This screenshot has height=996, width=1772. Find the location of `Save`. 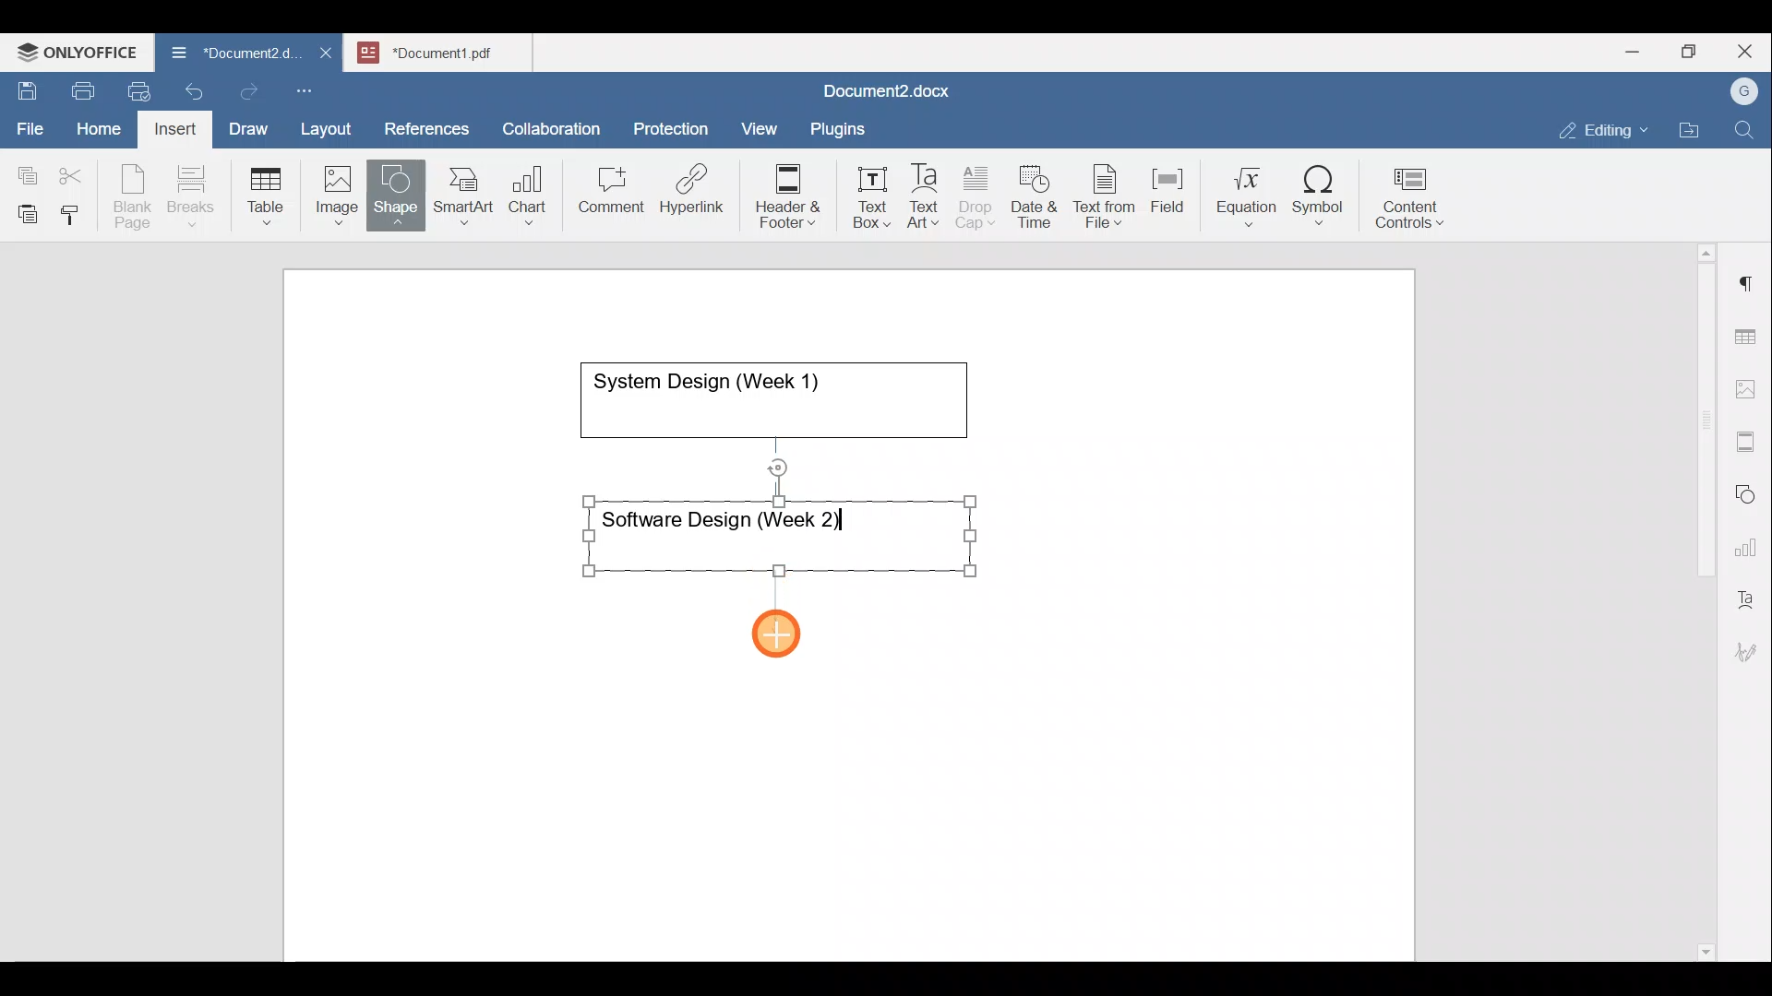

Save is located at coordinates (26, 87).